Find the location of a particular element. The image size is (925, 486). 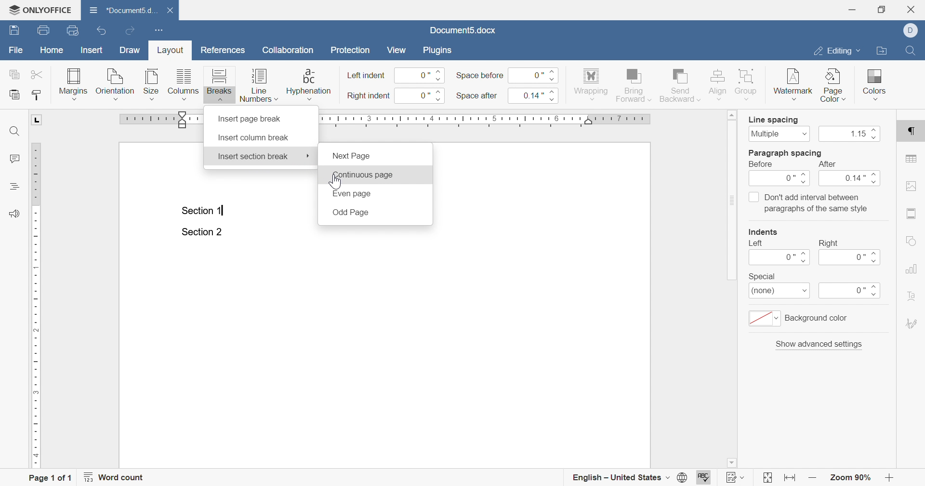

scroll bar is located at coordinates (733, 195).